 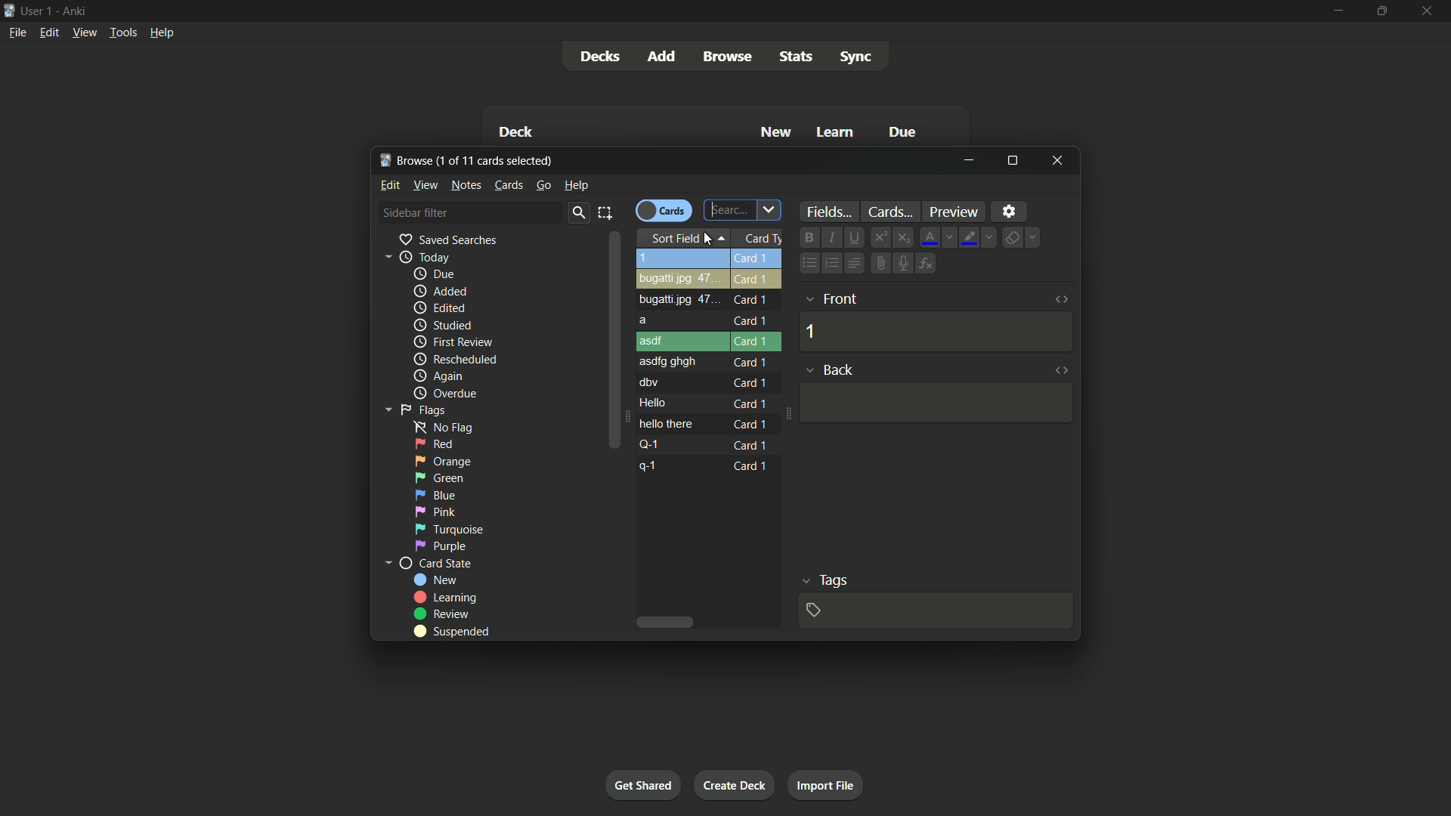 I want to click on underline, so click(x=852, y=236).